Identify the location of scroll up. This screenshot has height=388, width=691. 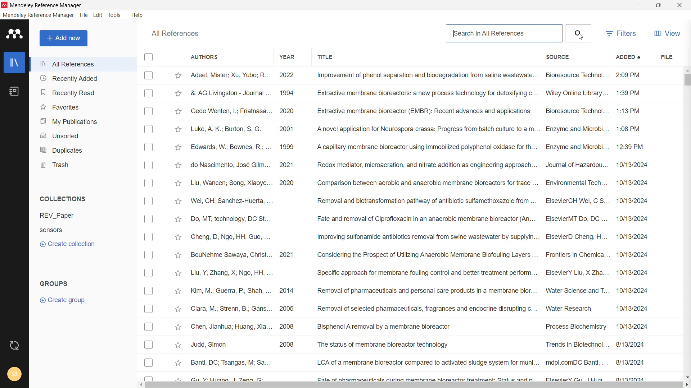
(686, 70).